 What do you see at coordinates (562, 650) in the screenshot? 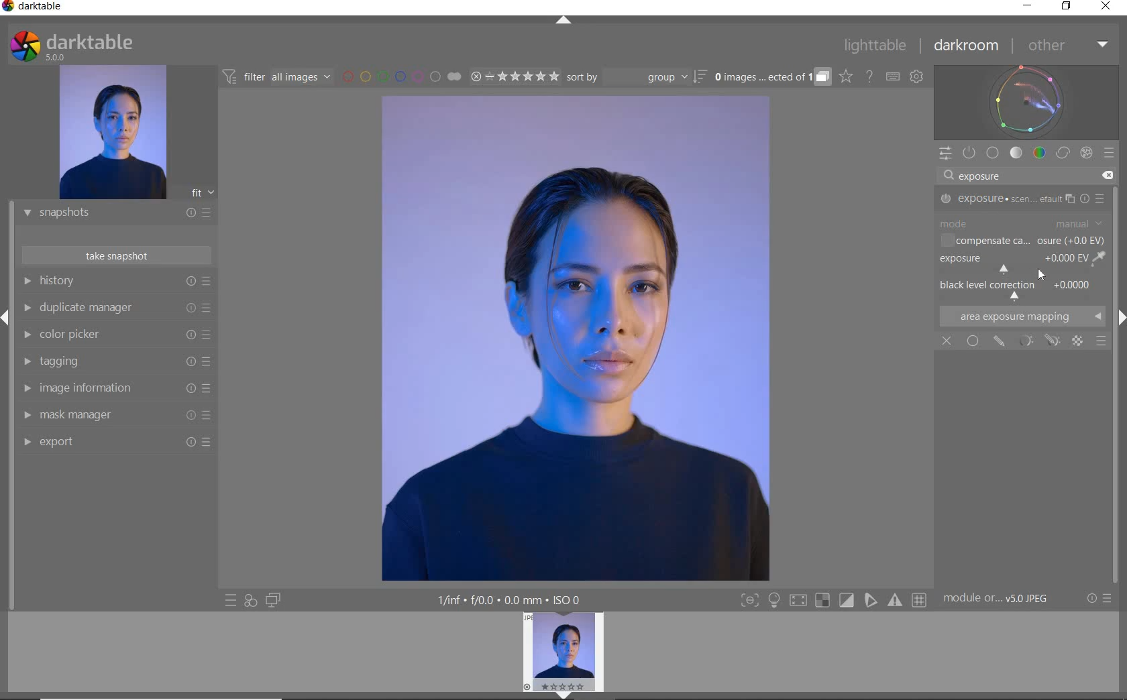
I see `IMAGE PREVIEW` at bounding box center [562, 650].